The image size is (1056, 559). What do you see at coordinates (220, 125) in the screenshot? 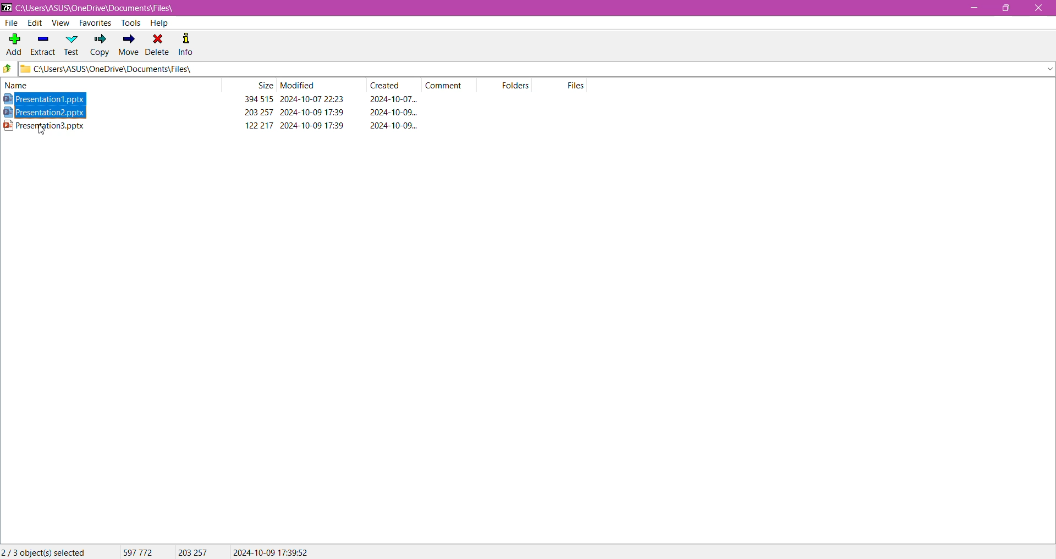
I see `Presentation3.pptx 122217 2024-10-09 17:39 2024-10-09...` at bounding box center [220, 125].